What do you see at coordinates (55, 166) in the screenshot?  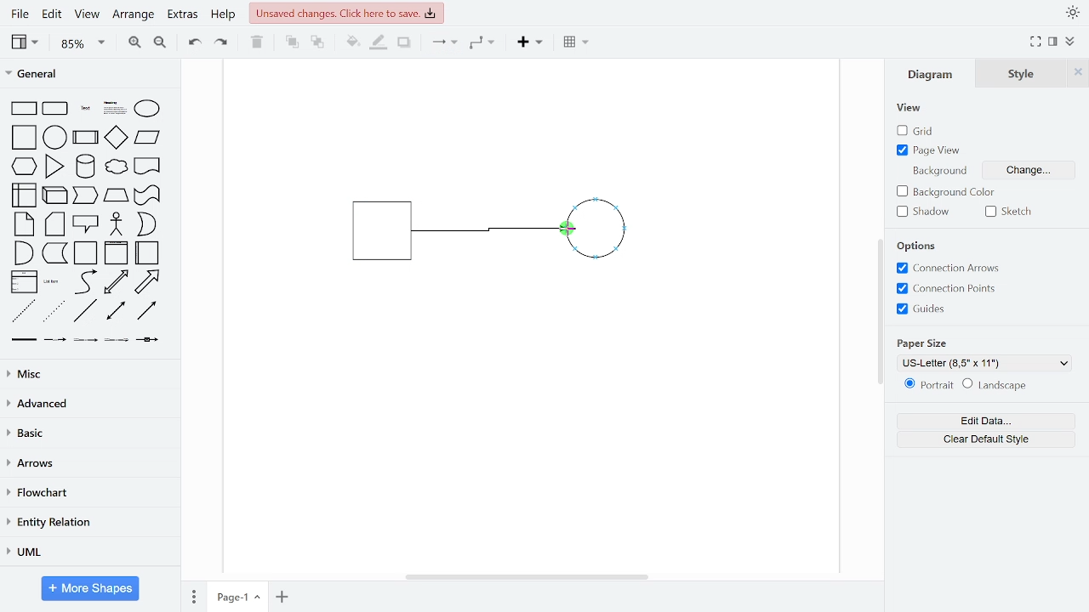 I see `triangle` at bounding box center [55, 166].